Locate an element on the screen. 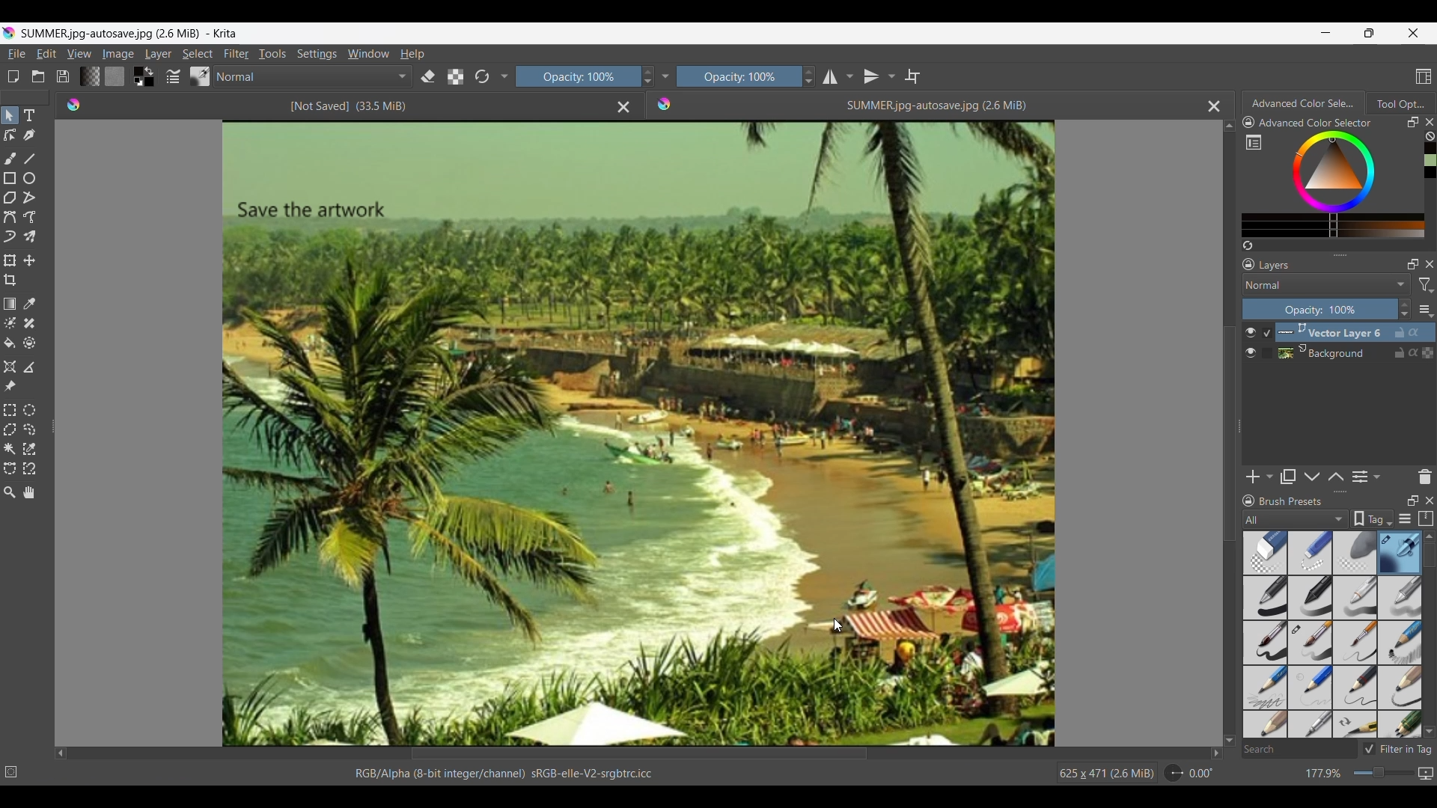 The image size is (1437, 808). Vertical slide bar is located at coordinates (1429, 555).